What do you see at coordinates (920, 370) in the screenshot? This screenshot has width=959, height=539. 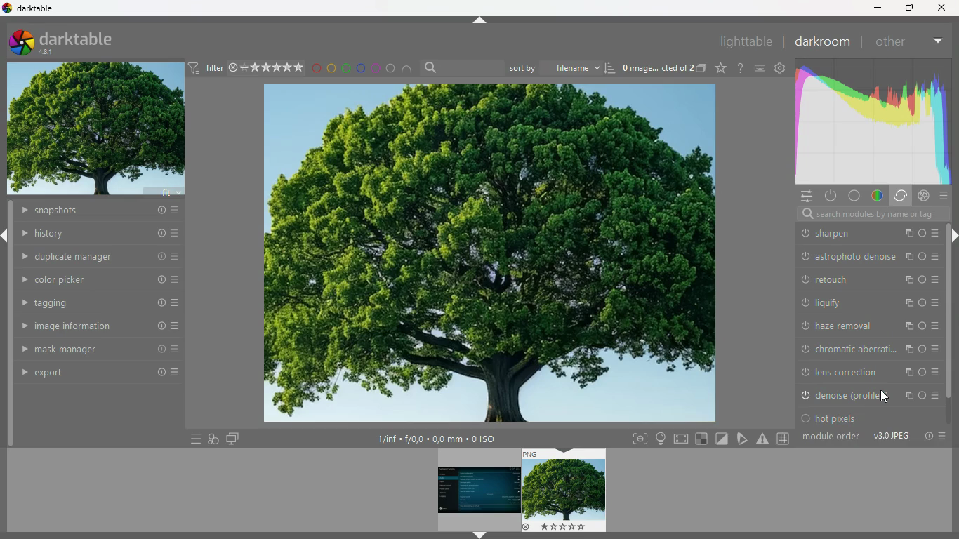 I see `more` at bounding box center [920, 370].